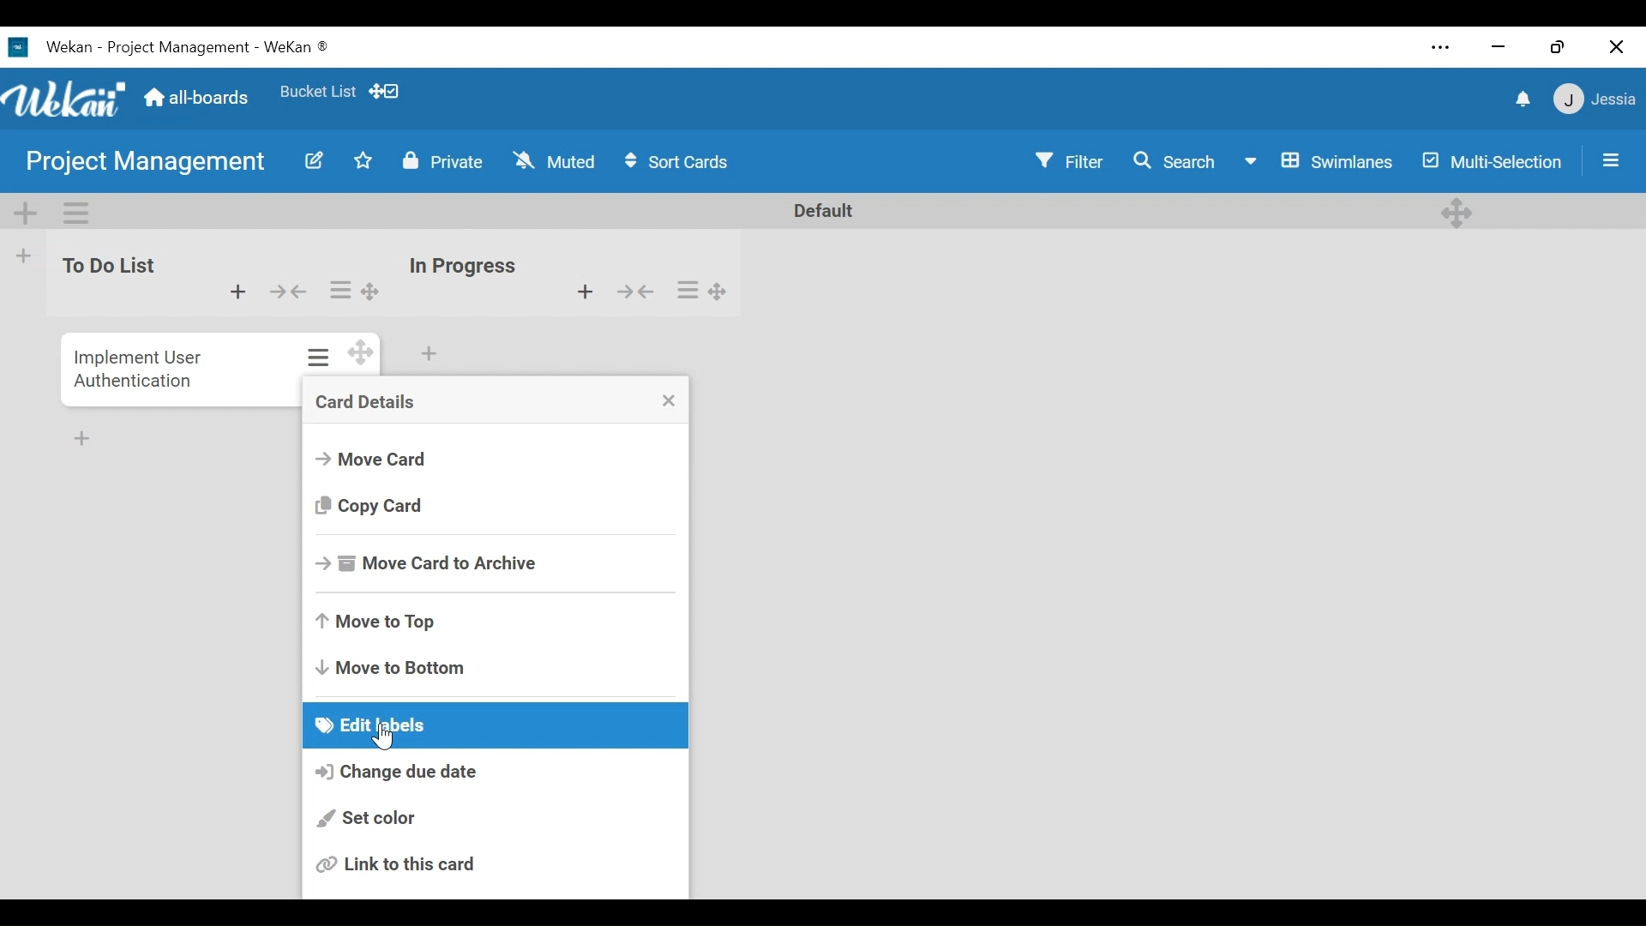 This screenshot has width=1646, height=926. I want to click on -& Move Card to Archive, so click(437, 563).